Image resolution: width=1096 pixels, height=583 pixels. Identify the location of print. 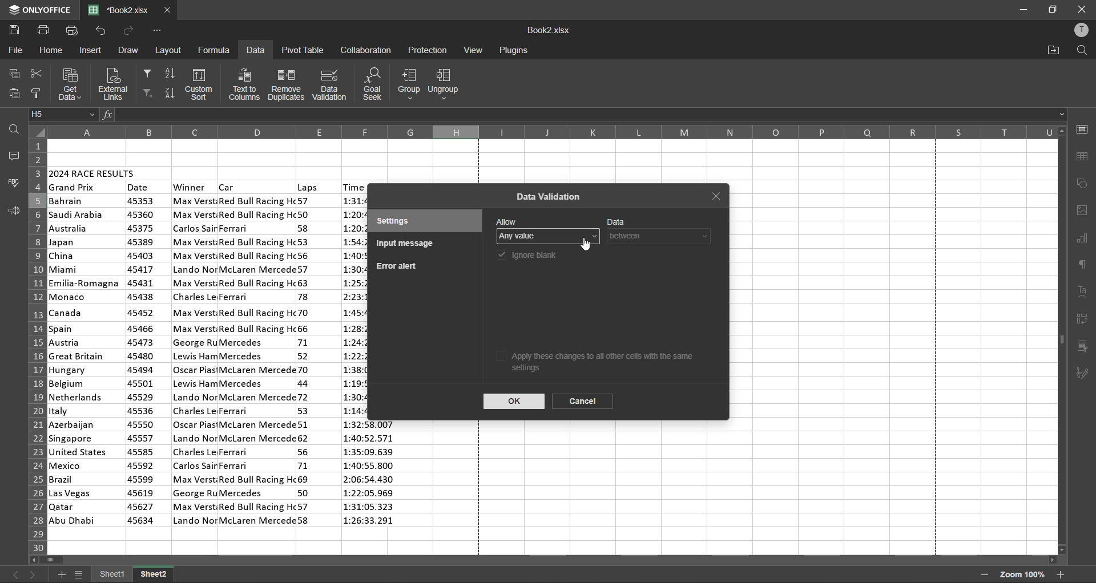
(44, 30).